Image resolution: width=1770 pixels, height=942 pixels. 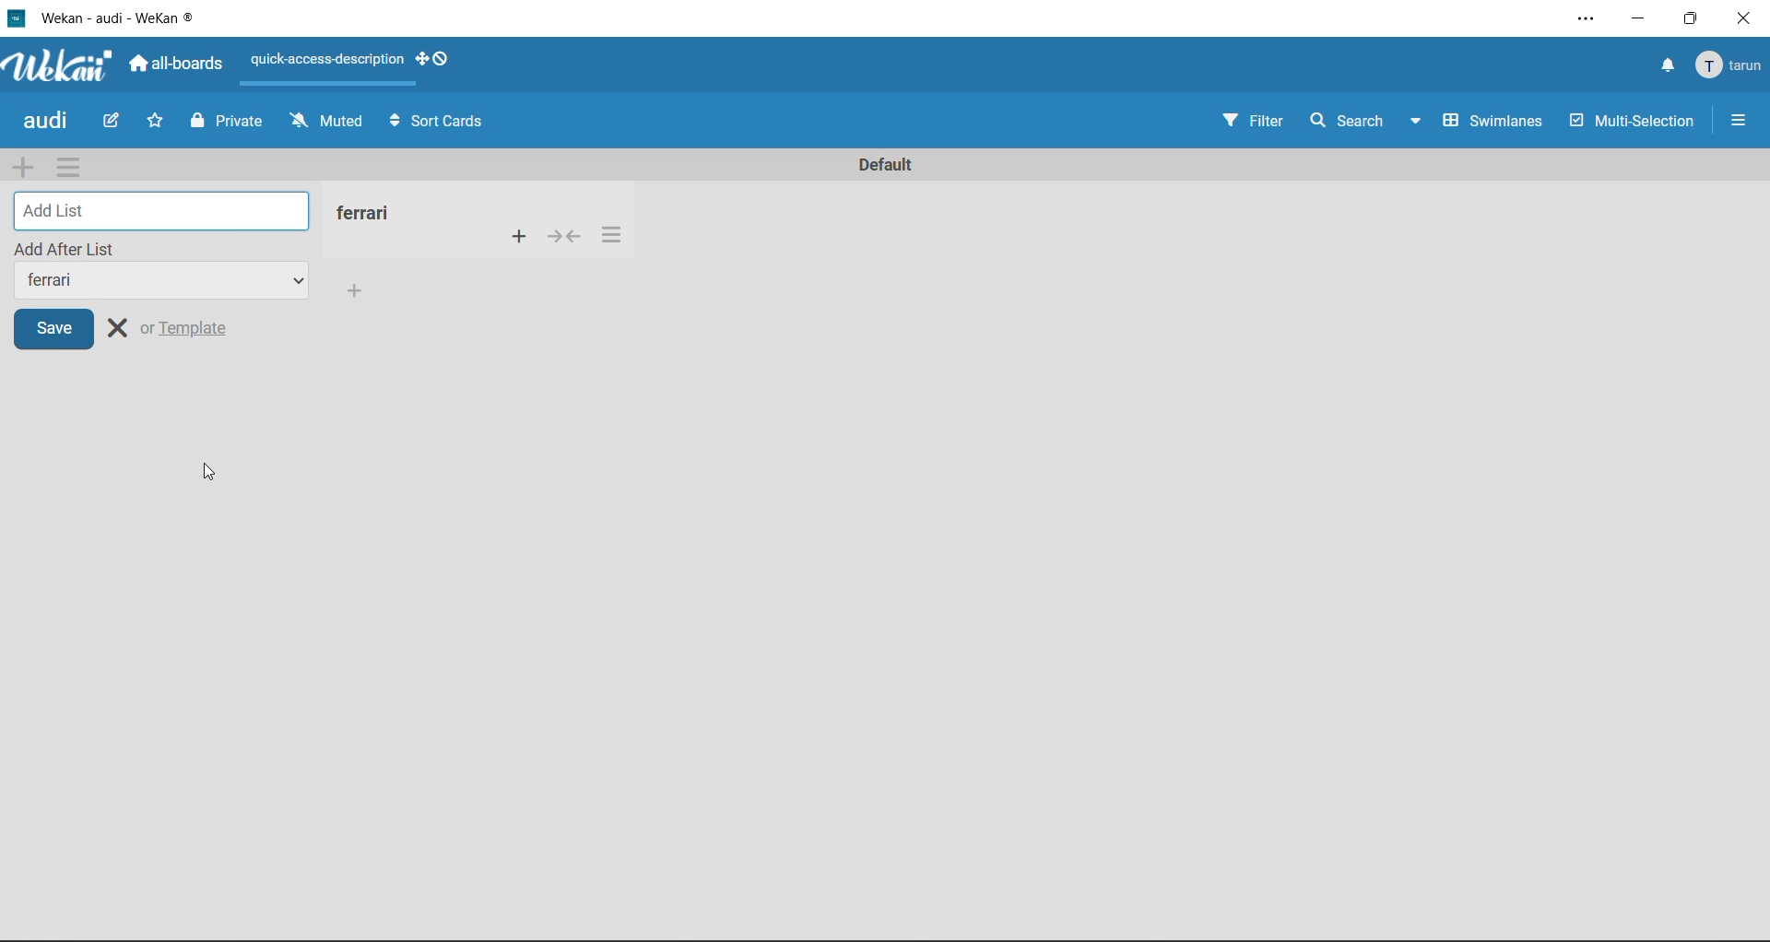 What do you see at coordinates (889, 166) in the screenshot?
I see `Default` at bounding box center [889, 166].